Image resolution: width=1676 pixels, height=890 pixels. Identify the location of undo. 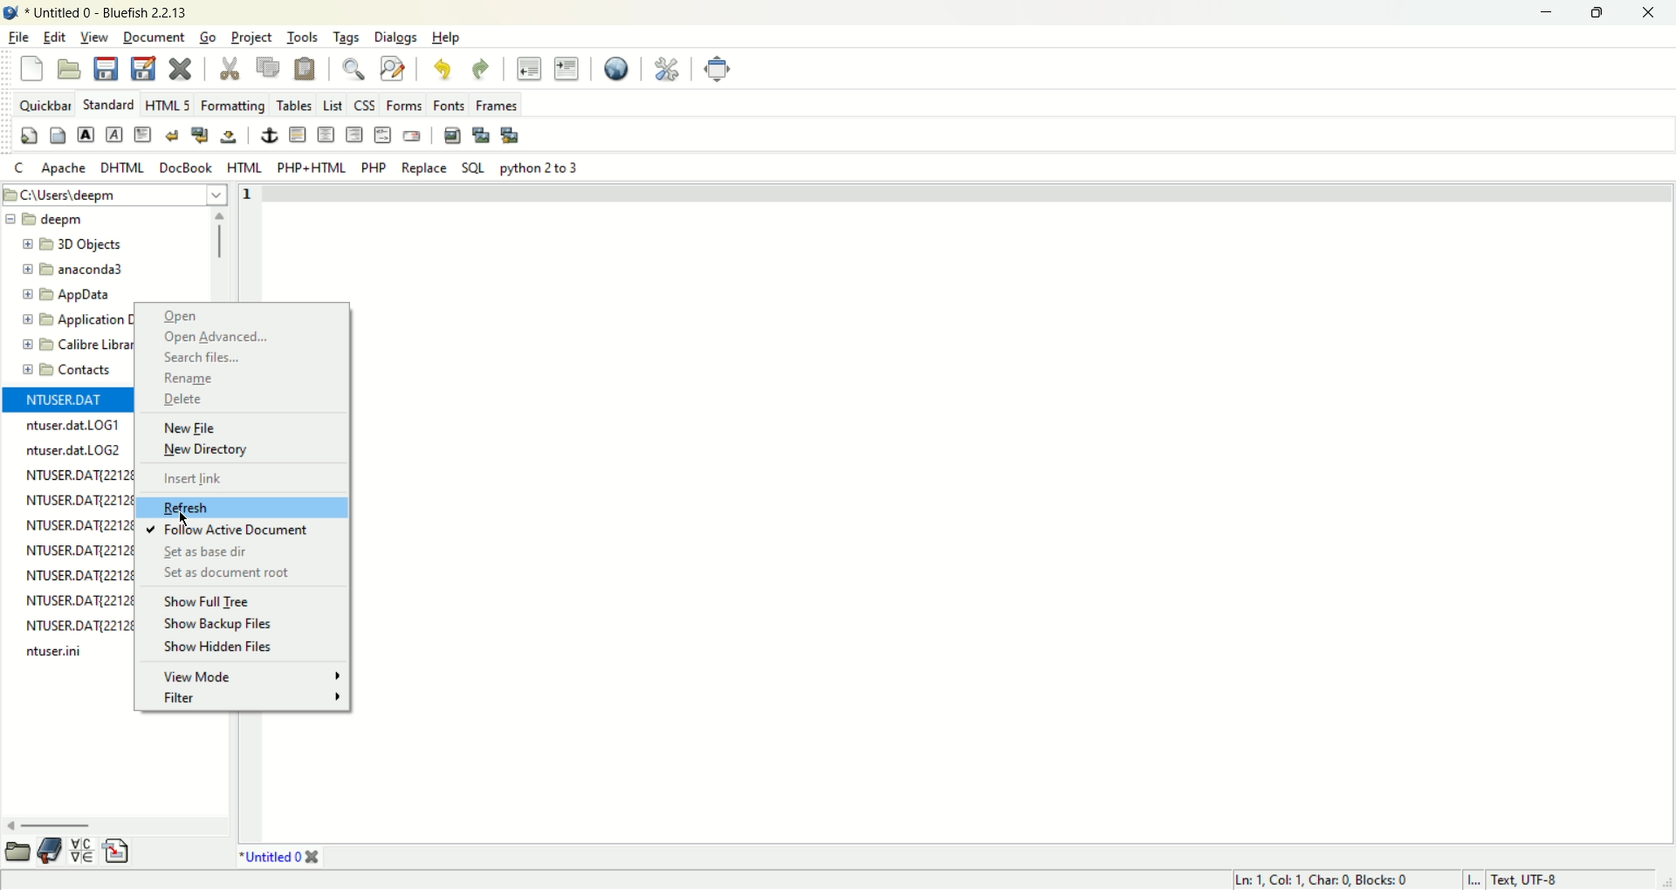
(443, 70).